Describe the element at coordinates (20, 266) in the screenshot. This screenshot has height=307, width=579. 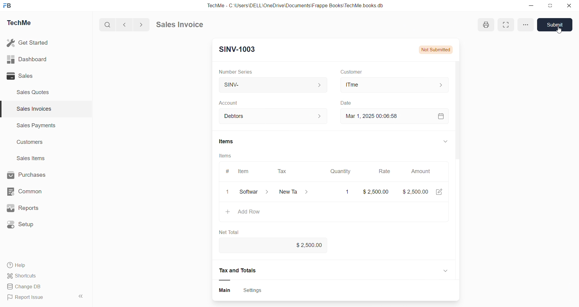
I see ` Help` at that location.